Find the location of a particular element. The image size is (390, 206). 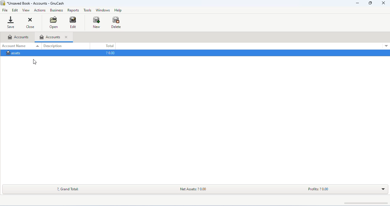

close is located at coordinates (383, 3).